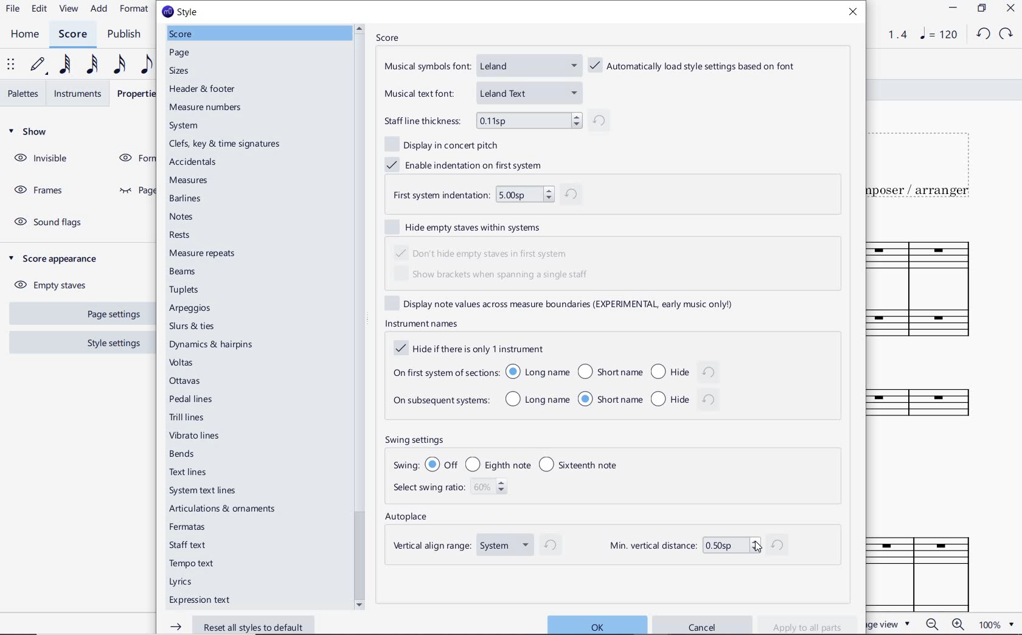  What do you see at coordinates (23, 94) in the screenshot?
I see `PALETTES` at bounding box center [23, 94].